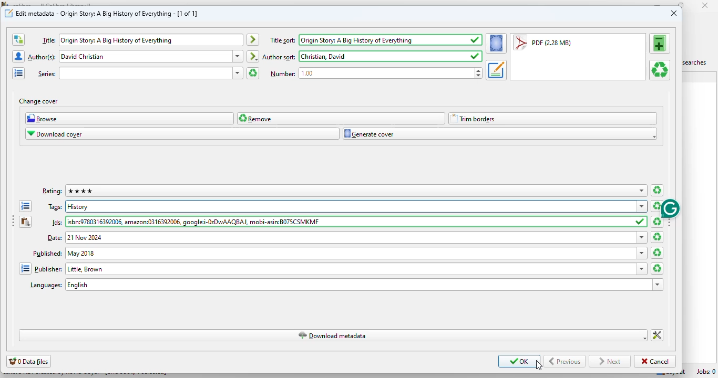  I want to click on saved, so click(475, 56).